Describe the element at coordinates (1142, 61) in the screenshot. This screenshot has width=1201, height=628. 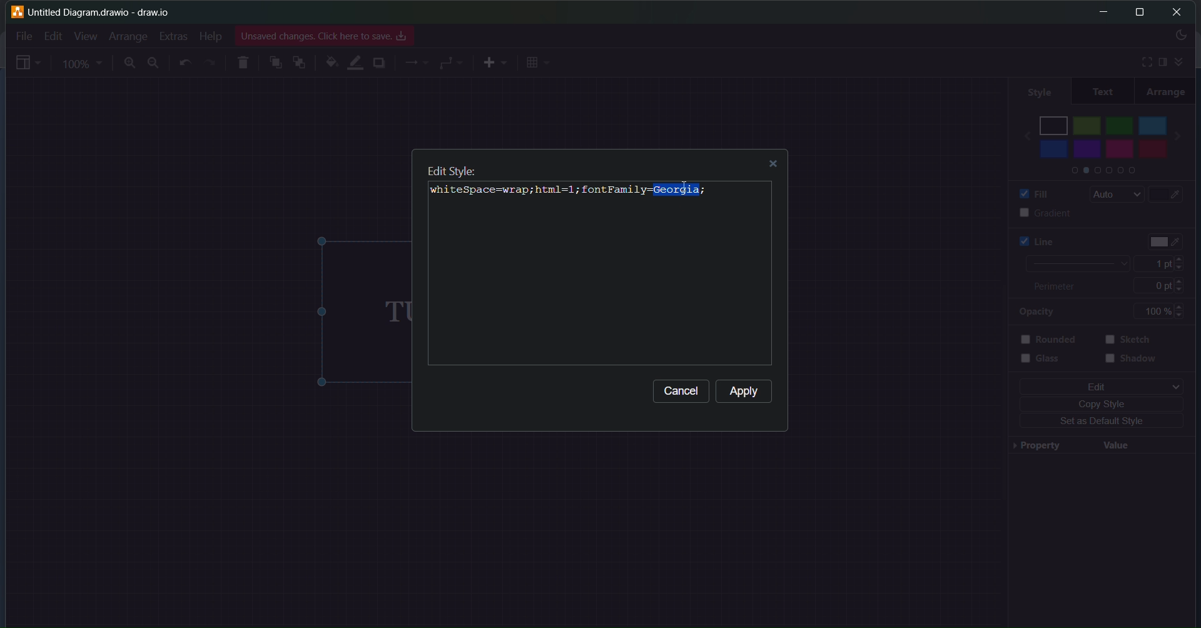
I see `fullscreen` at that location.